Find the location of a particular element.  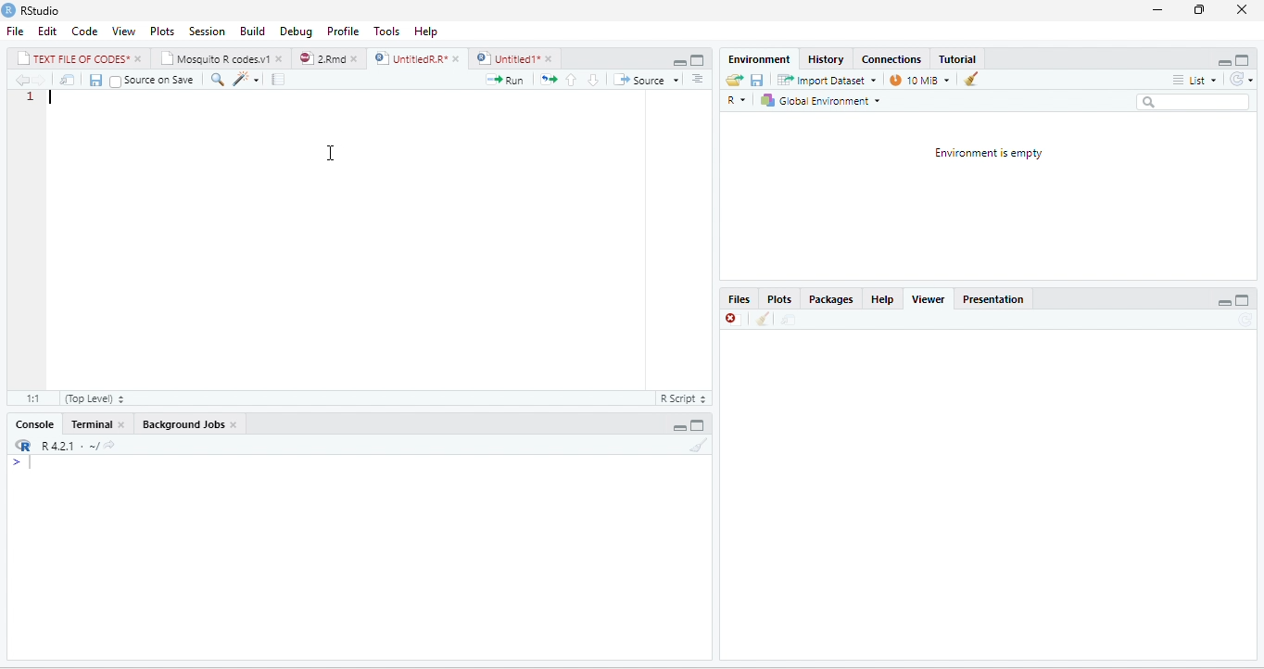

checkbox is located at coordinates (115, 81).